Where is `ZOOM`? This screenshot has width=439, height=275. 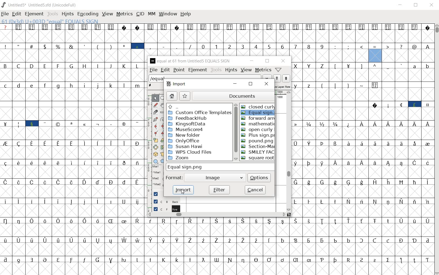
ZOOM is located at coordinates (199, 158).